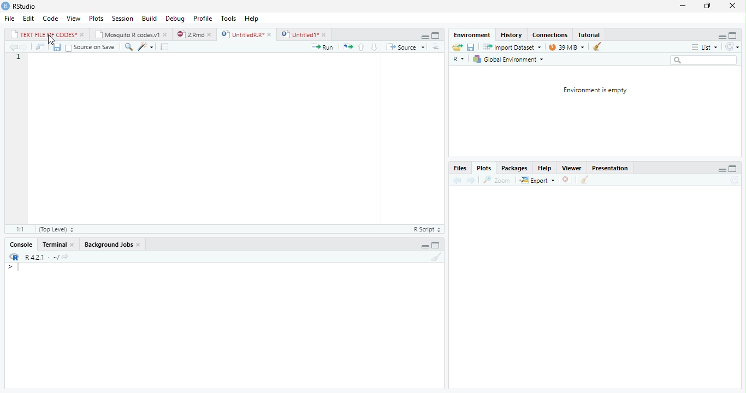 The width and height of the screenshot is (746, 393). What do you see at coordinates (423, 35) in the screenshot?
I see `Minimize` at bounding box center [423, 35].